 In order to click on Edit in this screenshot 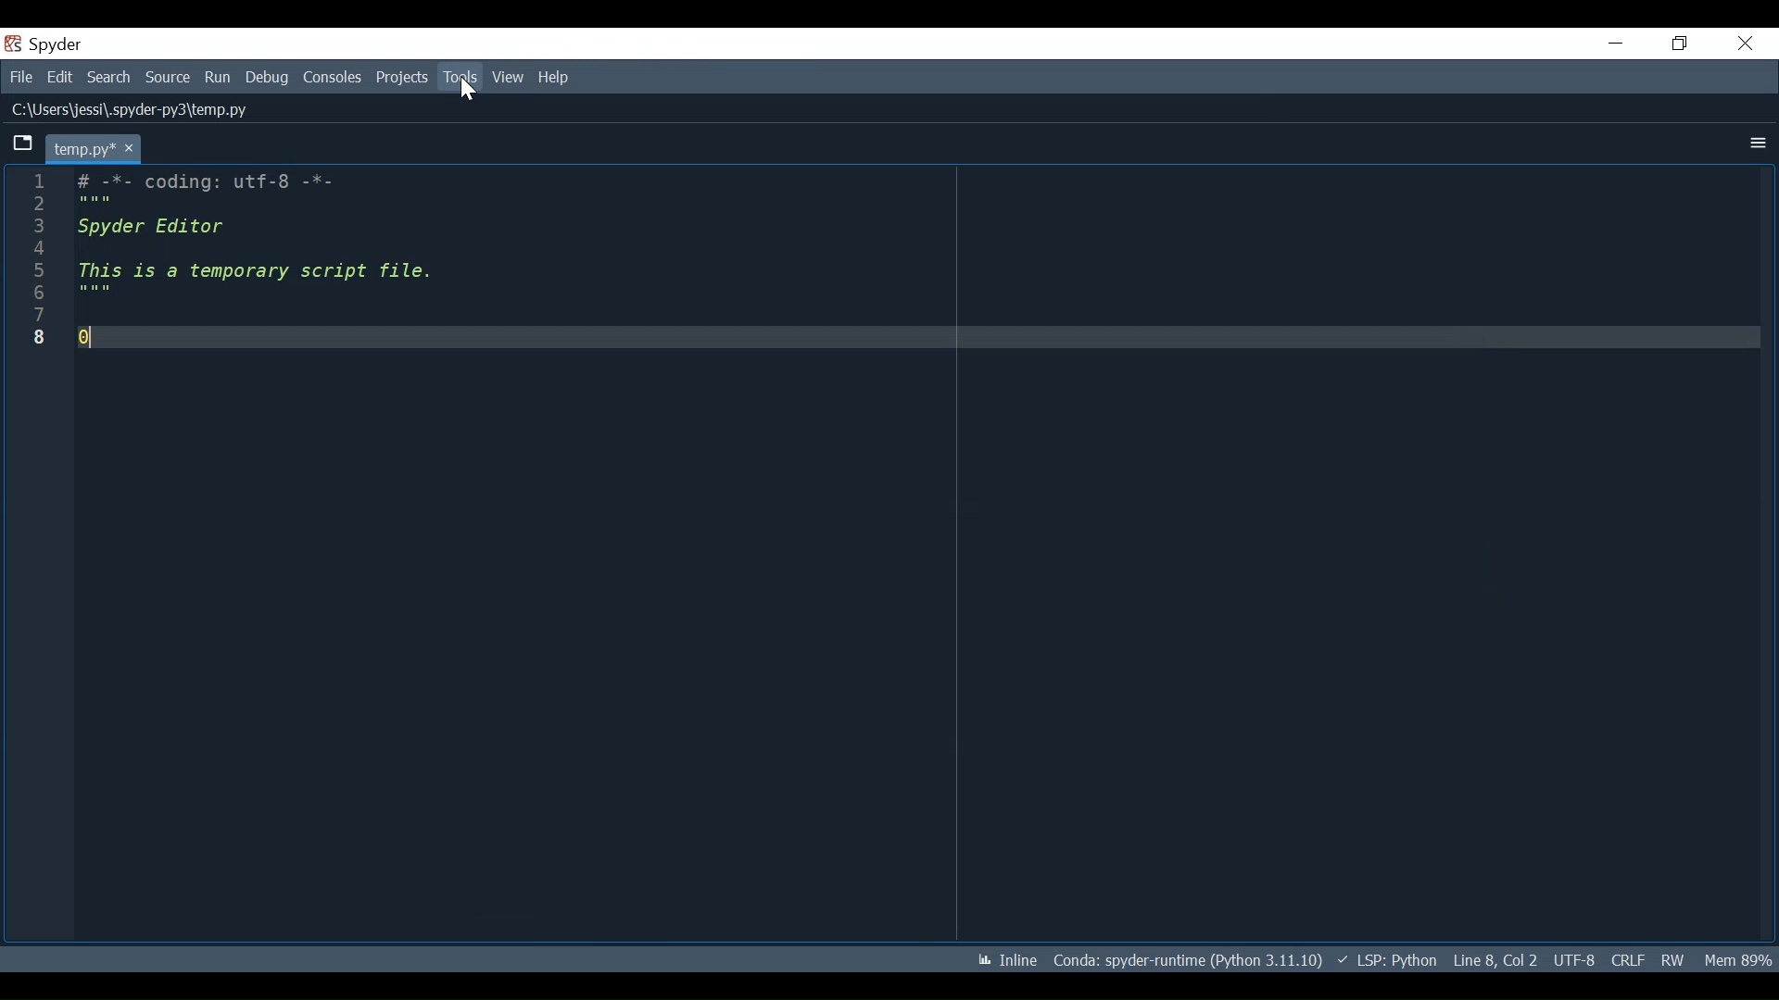, I will do `click(62, 77)`.